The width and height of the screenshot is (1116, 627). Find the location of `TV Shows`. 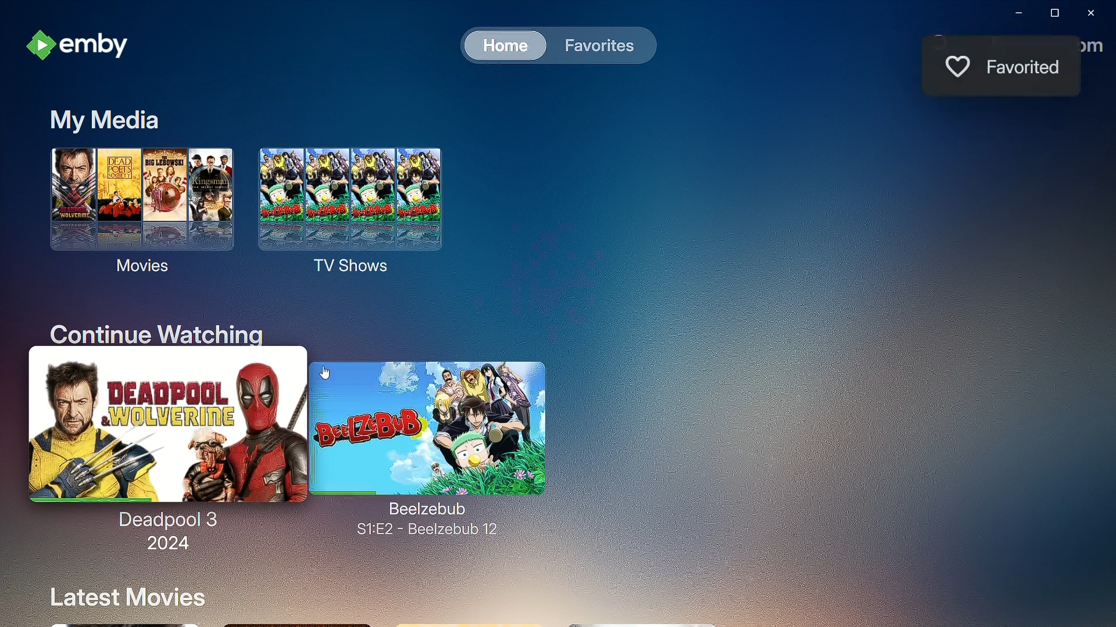

TV Shows is located at coordinates (350, 208).